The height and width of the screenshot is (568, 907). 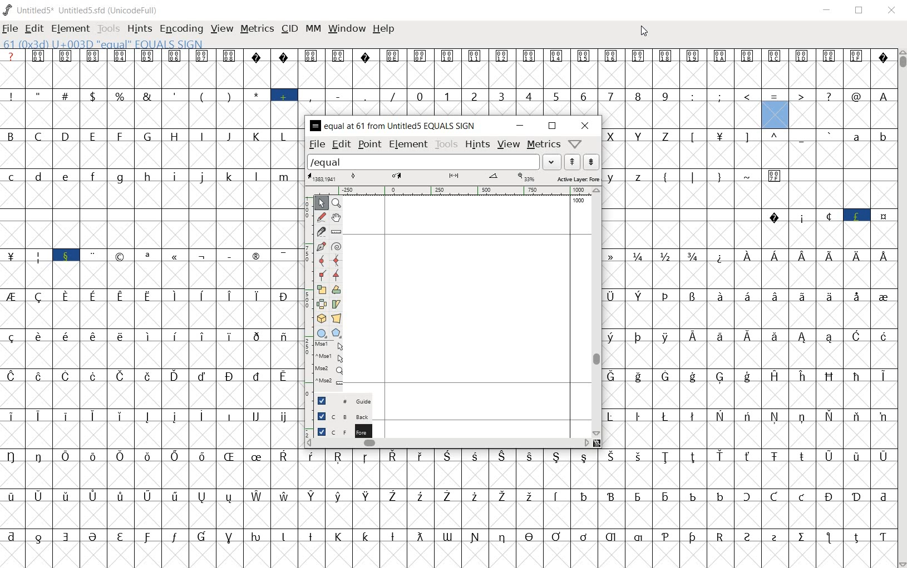 I want to click on FOREGROUND, so click(x=338, y=430).